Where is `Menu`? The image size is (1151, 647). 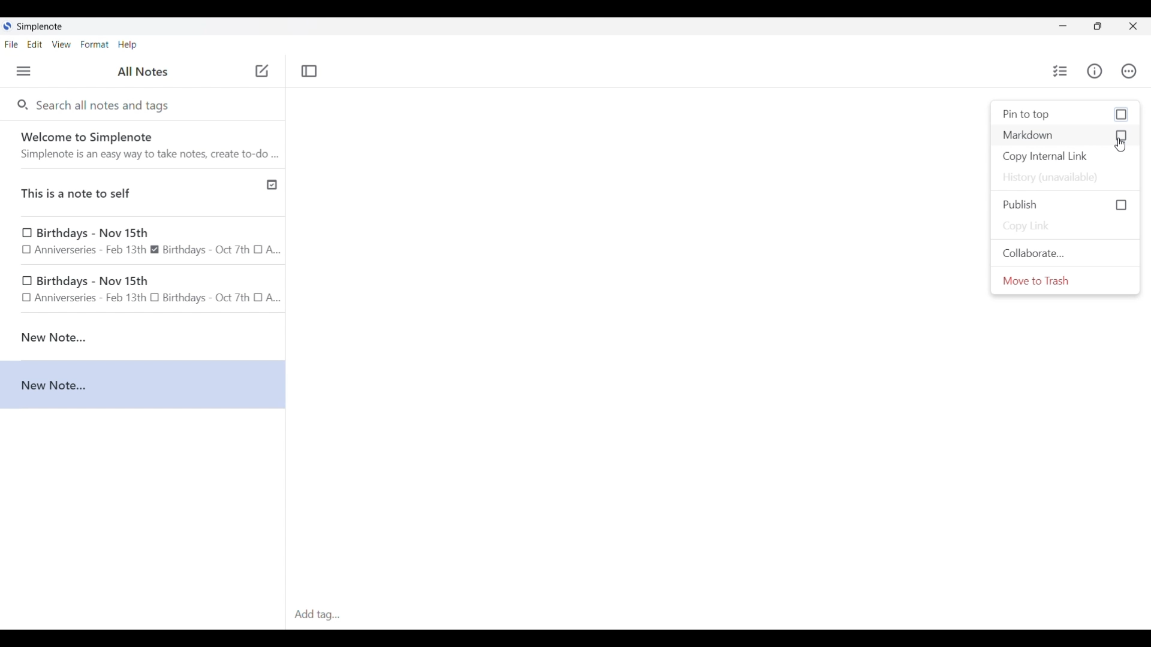
Menu is located at coordinates (23, 71).